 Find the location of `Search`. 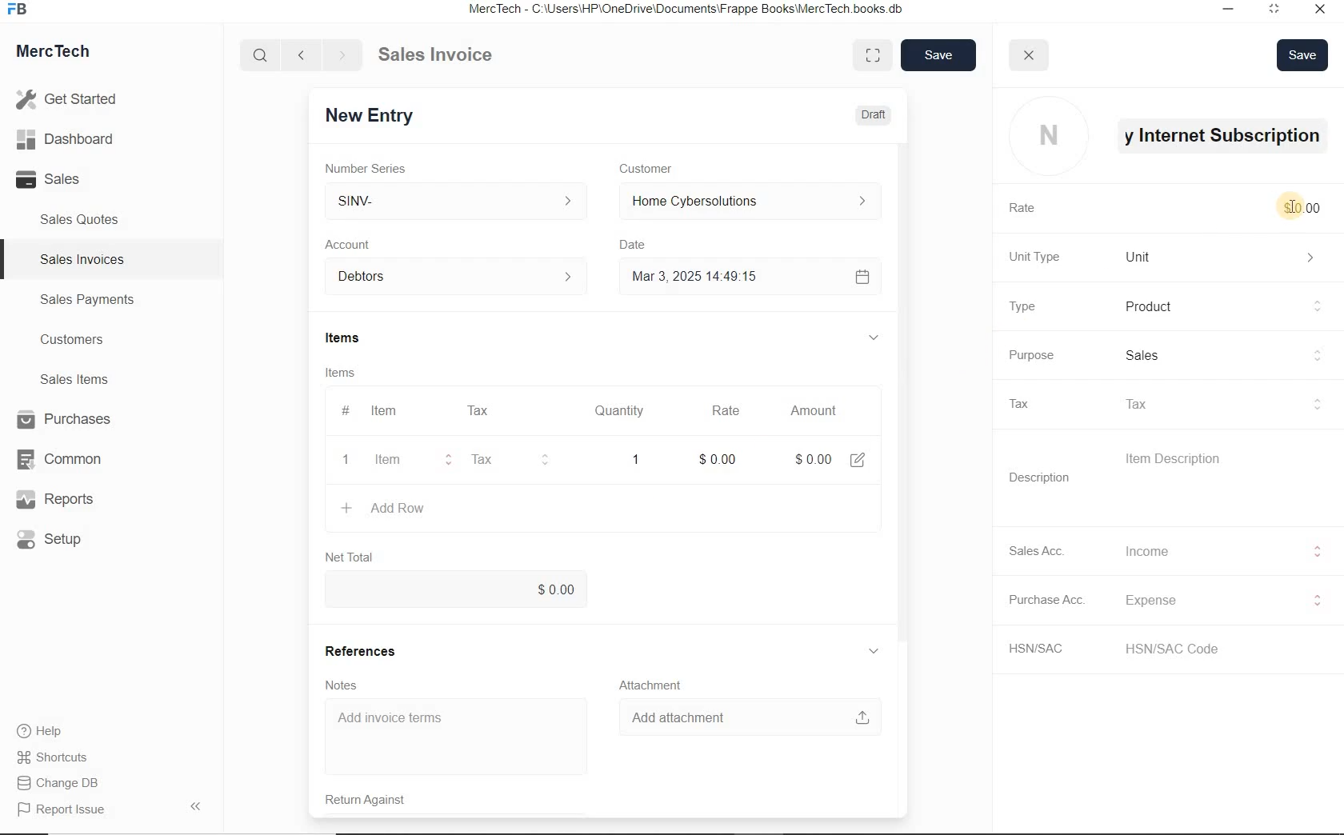

Search is located at coordinates (262, 55).